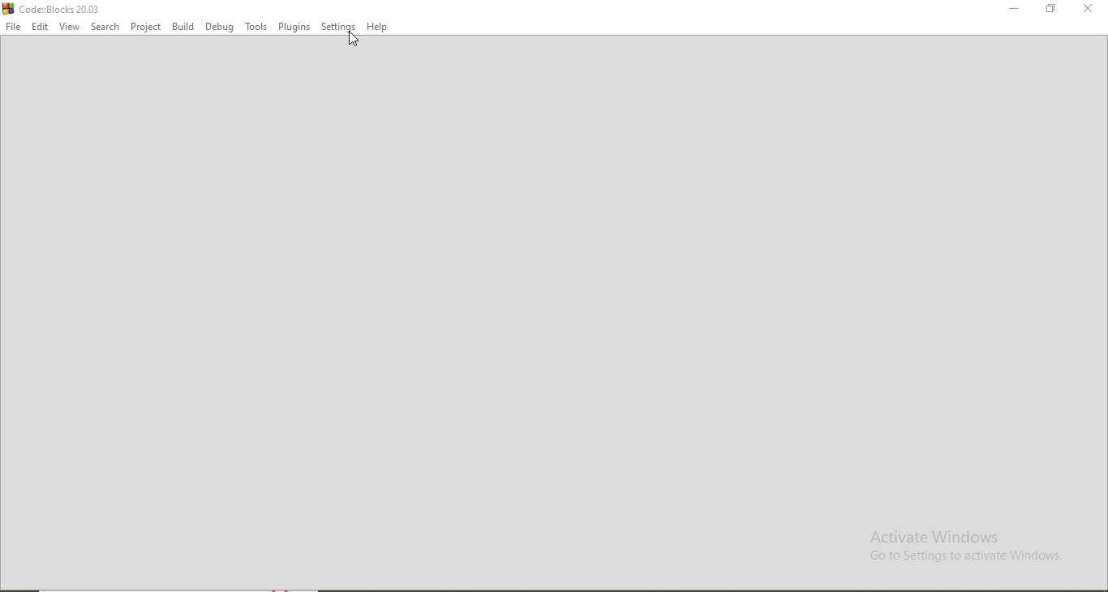 The image size is (1108, 592). I want to click on Restore, so click(1049, 11).